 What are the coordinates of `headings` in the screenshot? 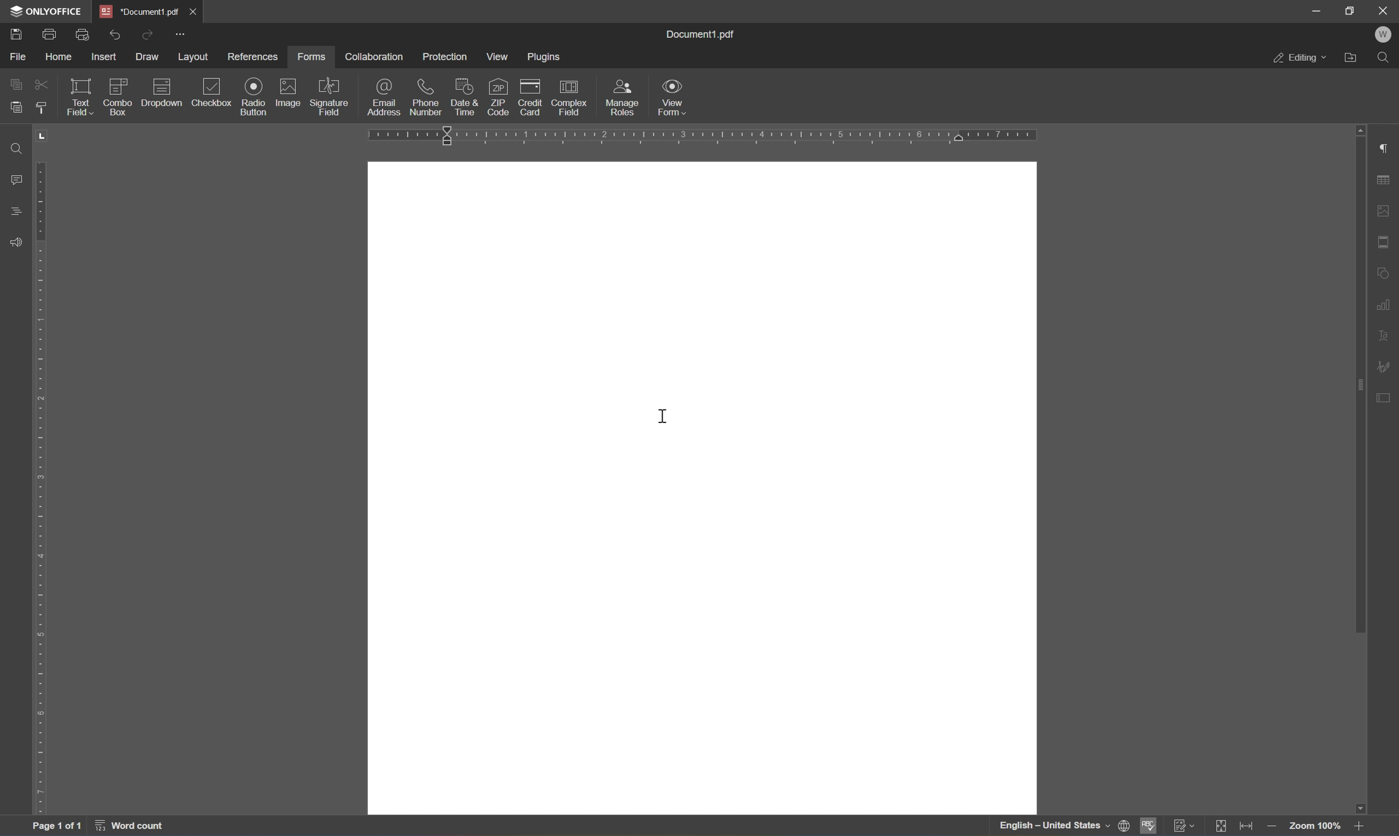 It's located at (16, 211).